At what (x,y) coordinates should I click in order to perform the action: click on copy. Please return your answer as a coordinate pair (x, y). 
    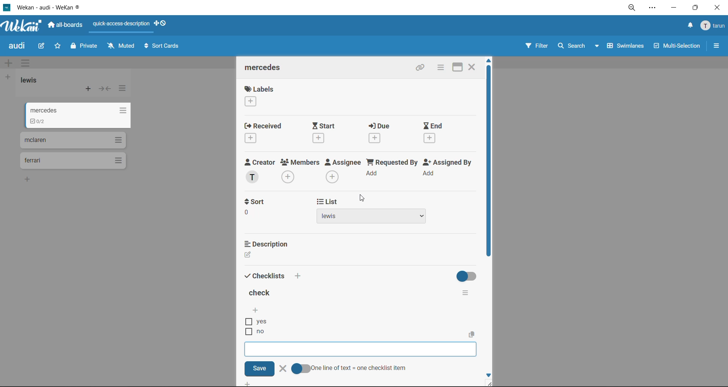
    Looking at the image, I should click on (473, 334).